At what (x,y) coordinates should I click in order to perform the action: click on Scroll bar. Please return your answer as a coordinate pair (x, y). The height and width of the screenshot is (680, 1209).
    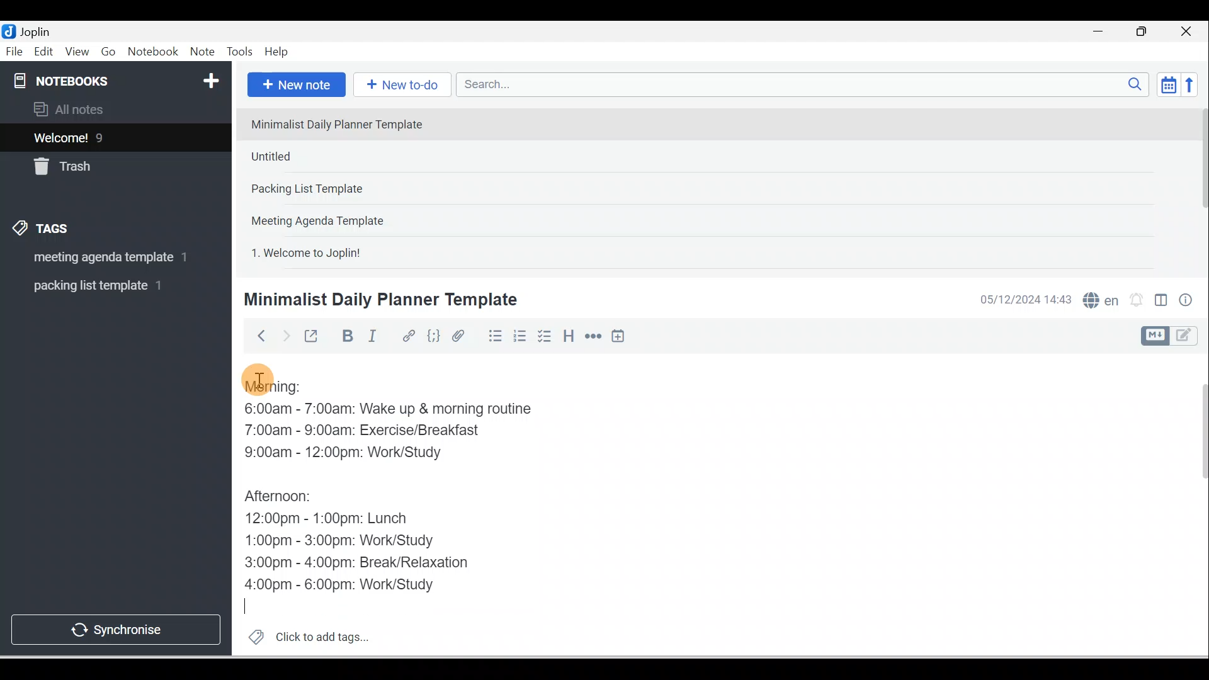
    Looking at the image, I should click on (1199, 186).